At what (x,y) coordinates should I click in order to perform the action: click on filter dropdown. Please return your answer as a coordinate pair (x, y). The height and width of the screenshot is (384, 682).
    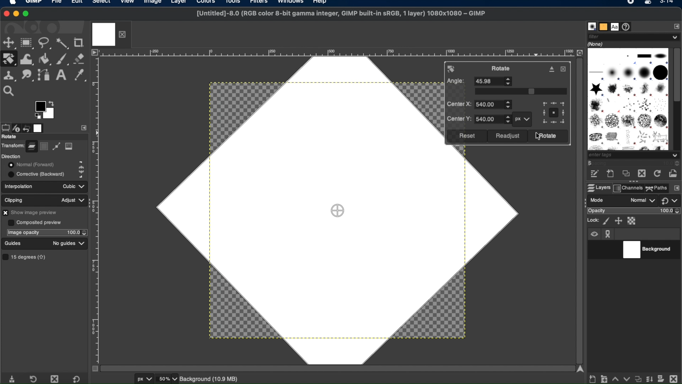
    Looking at the image, I should click on (634, 37).